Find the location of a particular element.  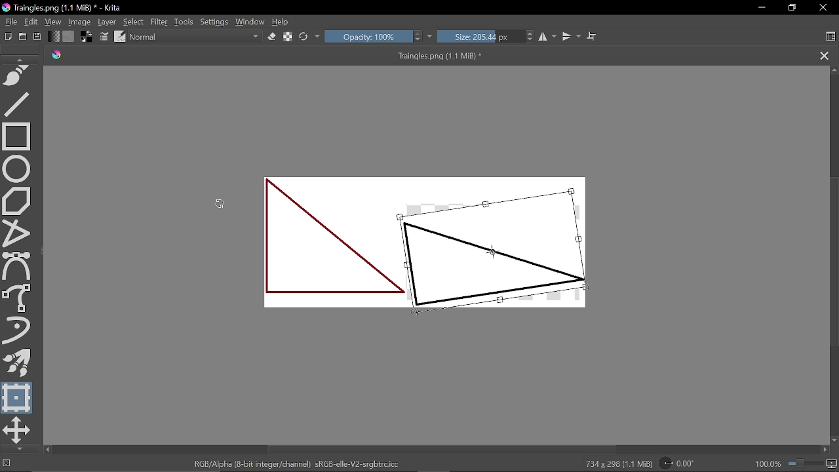

Move down in tools is located at coordinates (17, 449).